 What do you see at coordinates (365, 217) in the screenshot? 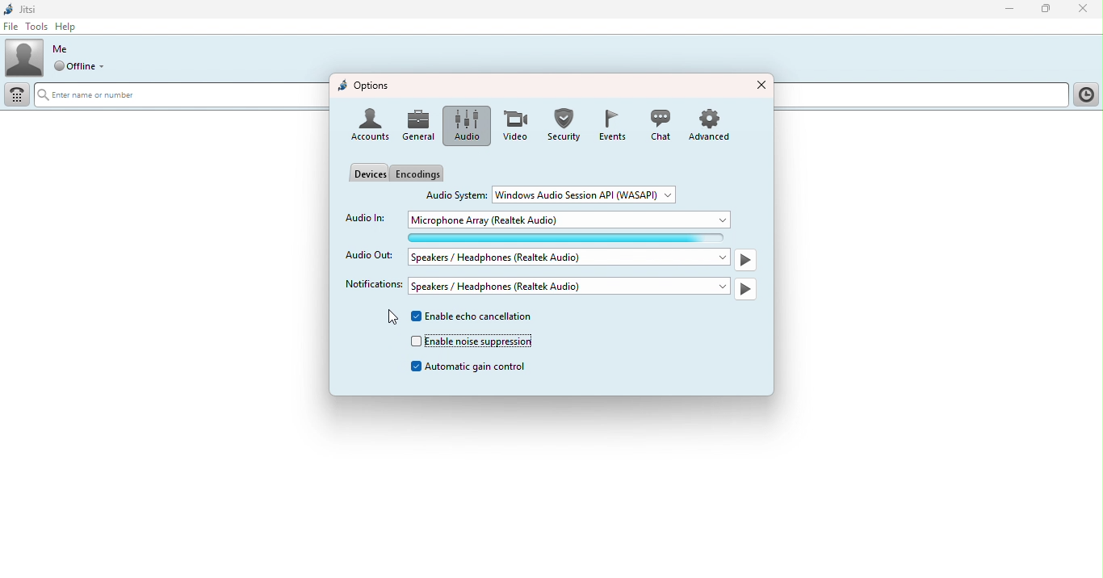
I see `Audio in` at bounding box center [365, 217].